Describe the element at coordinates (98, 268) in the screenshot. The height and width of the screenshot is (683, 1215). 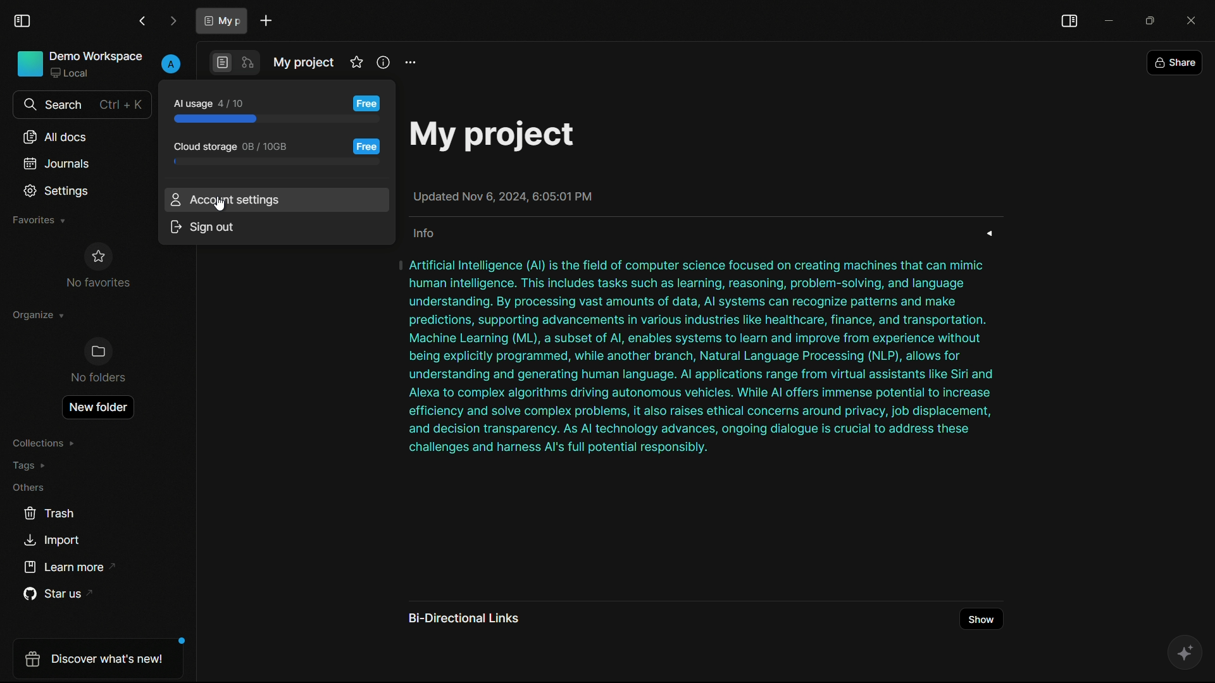
I see `no favorites` at that location.